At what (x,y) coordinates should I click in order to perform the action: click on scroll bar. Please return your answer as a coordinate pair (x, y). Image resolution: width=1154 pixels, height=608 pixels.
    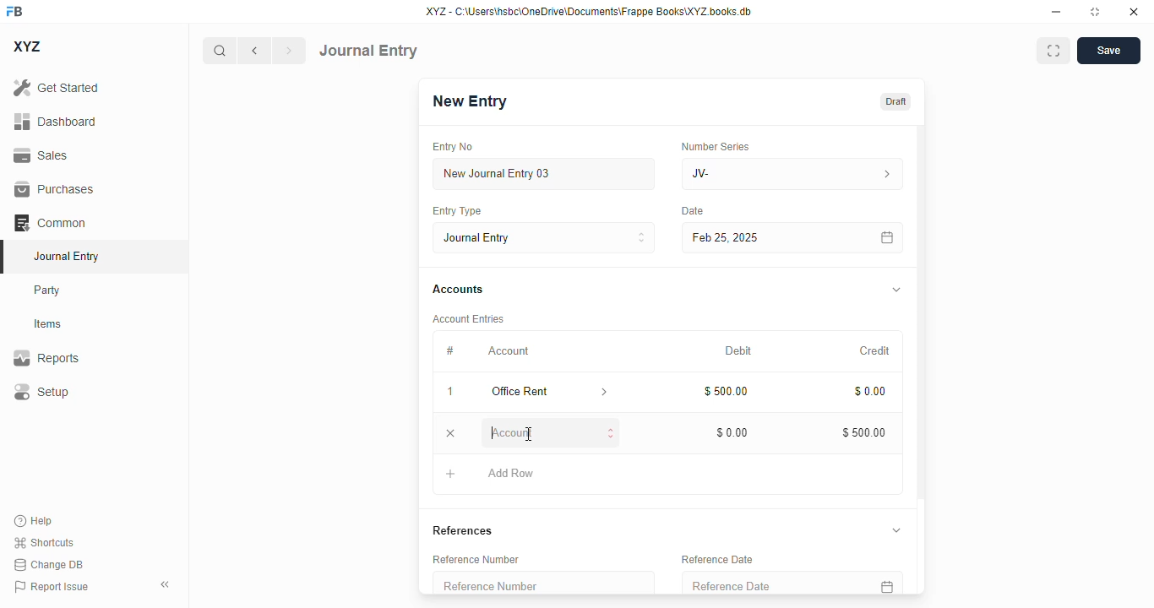
    Looking at the image, I should click on (922, 358).